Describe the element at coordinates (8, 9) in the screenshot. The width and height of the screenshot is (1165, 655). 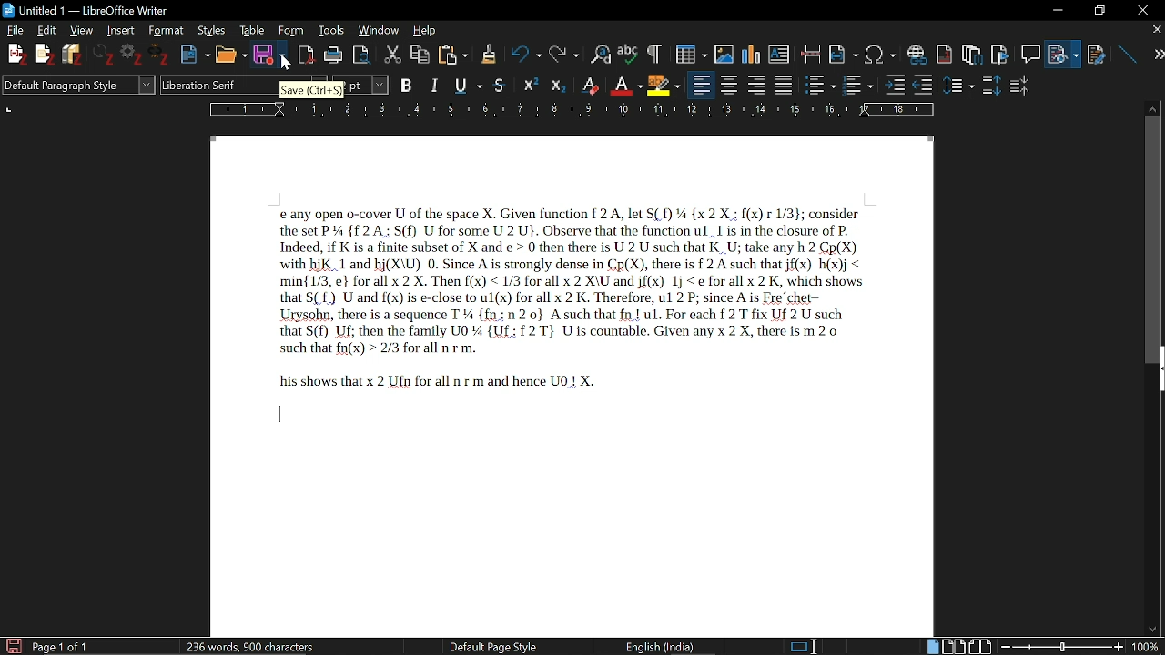
I see `LibewOffice Writer` at that location.